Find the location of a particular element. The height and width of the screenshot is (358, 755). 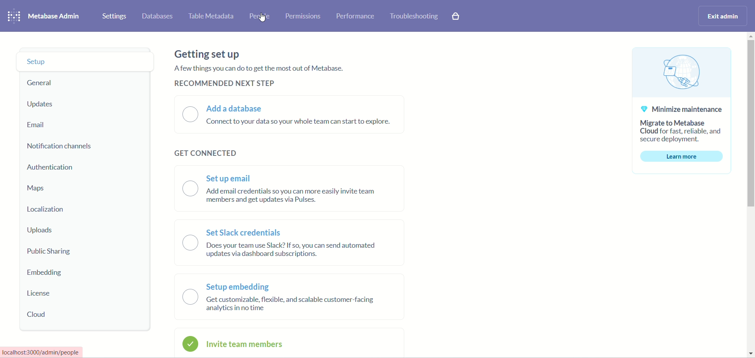

add a database is located at coordinates (235, 109).